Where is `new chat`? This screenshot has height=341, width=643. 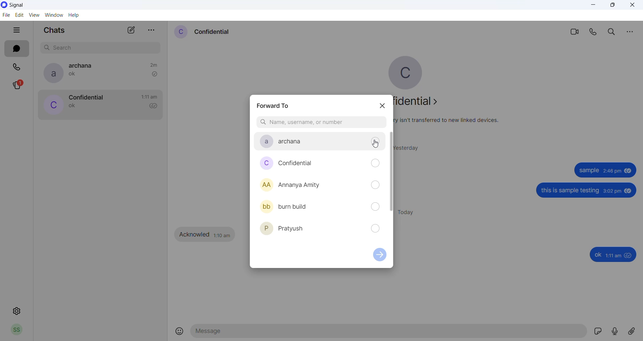
new chat is located at coordinates (131, 32).